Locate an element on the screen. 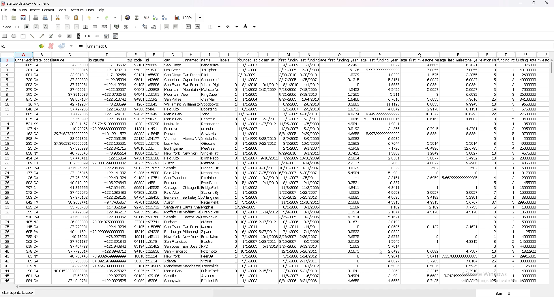 Image resolution: width=554 pixels, height=297 pixels. daat is located at coordinates (420, 171).